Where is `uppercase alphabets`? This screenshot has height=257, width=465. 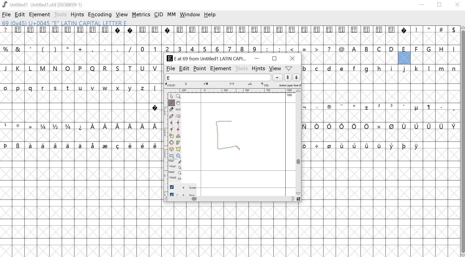
uppercase alphabets is located at coordinates (81, 68).